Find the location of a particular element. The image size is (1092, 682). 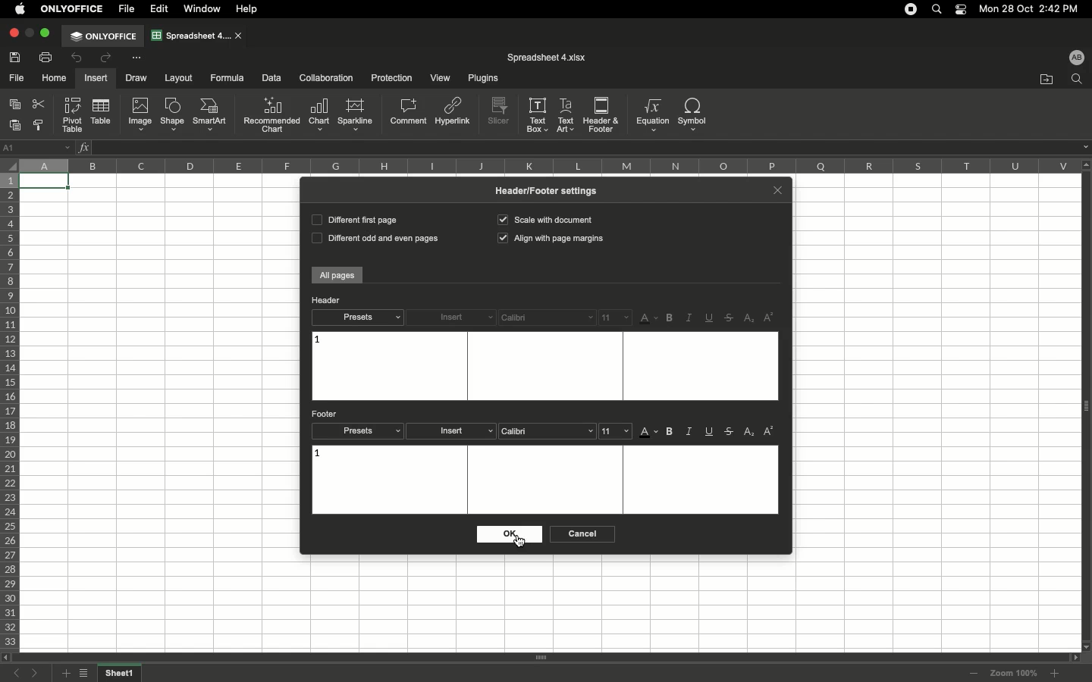

Open file location is located at coordinates (1046, 80).